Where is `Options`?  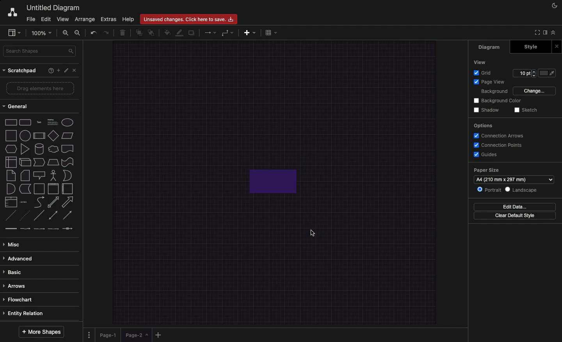 Options is located at coordinates (484, 125).